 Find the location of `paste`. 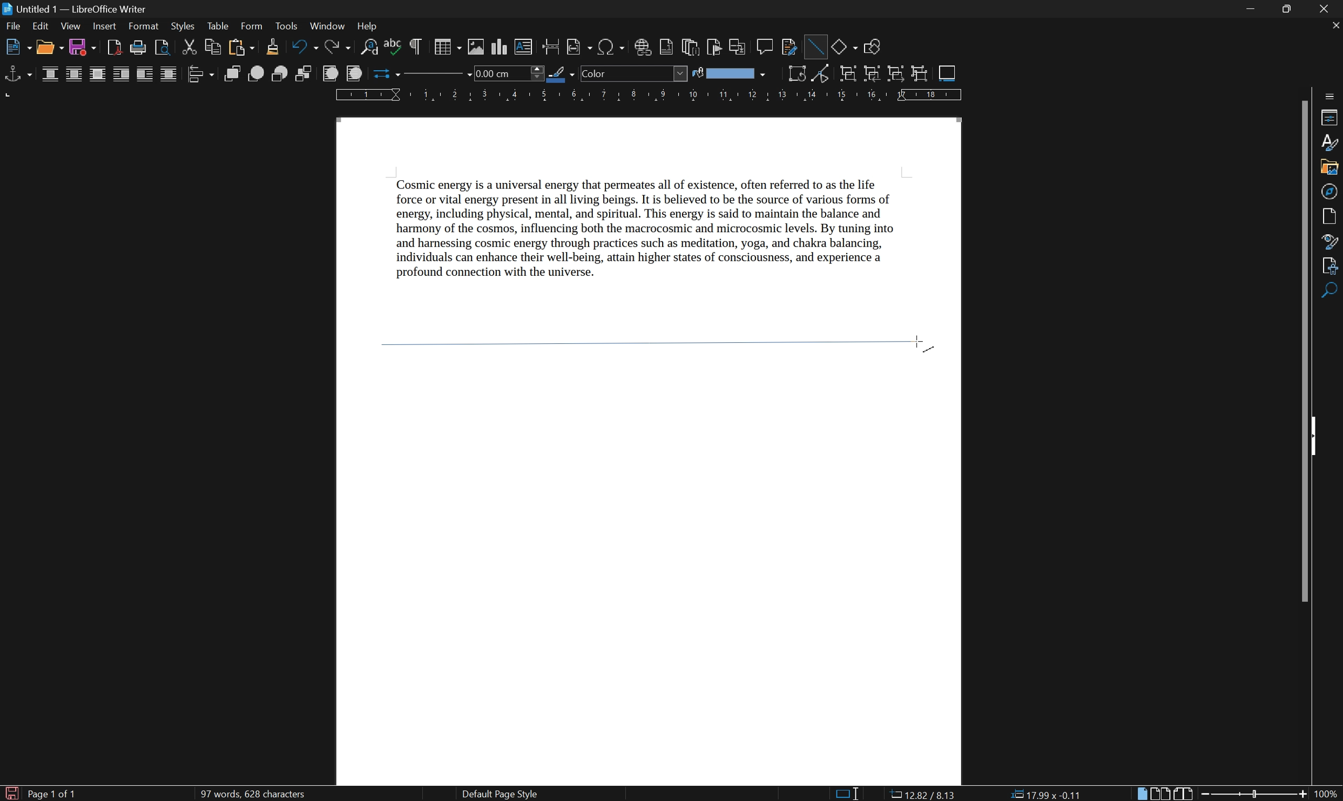

paste is located at coordinates (240, 47).